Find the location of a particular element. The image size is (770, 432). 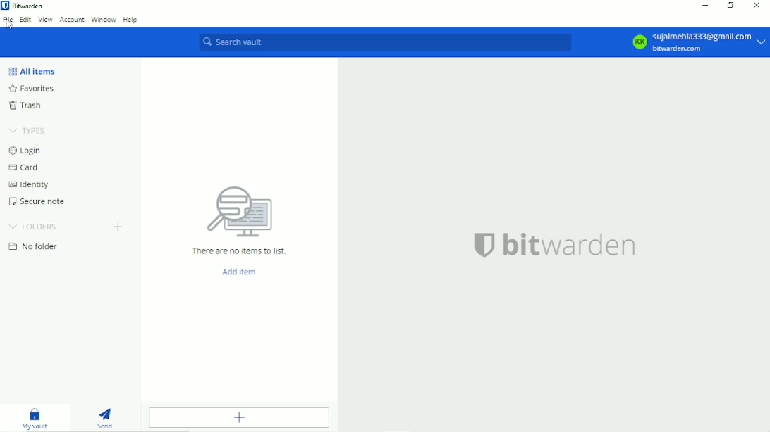

Add item  is located at coordinates (238, 271).